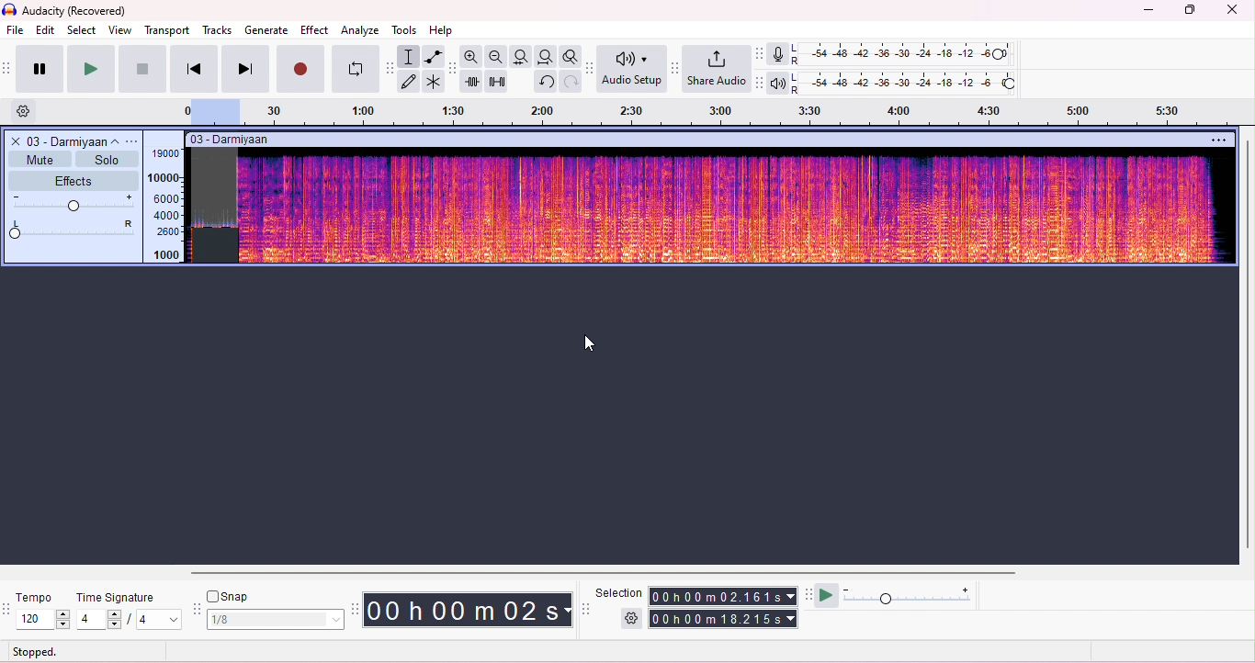  I want to click on close, so click(1231, 11).